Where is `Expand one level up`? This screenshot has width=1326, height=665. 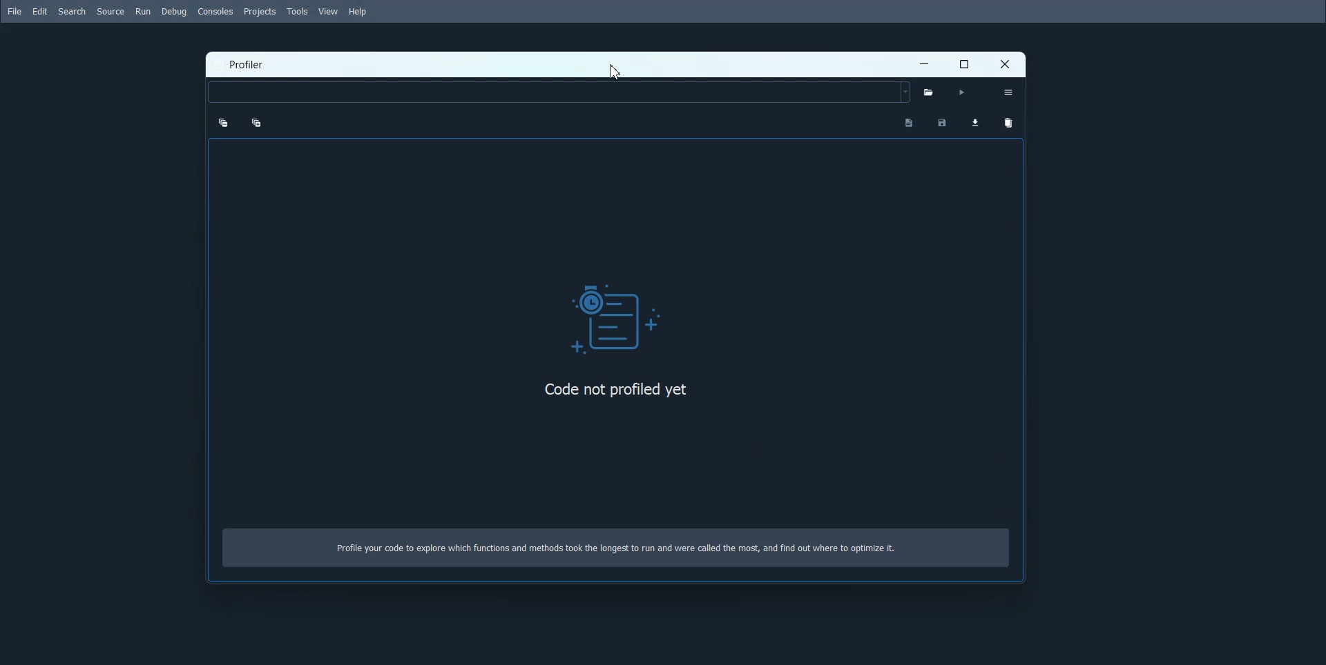
Expand one level up is located at coordinates (256, 122).